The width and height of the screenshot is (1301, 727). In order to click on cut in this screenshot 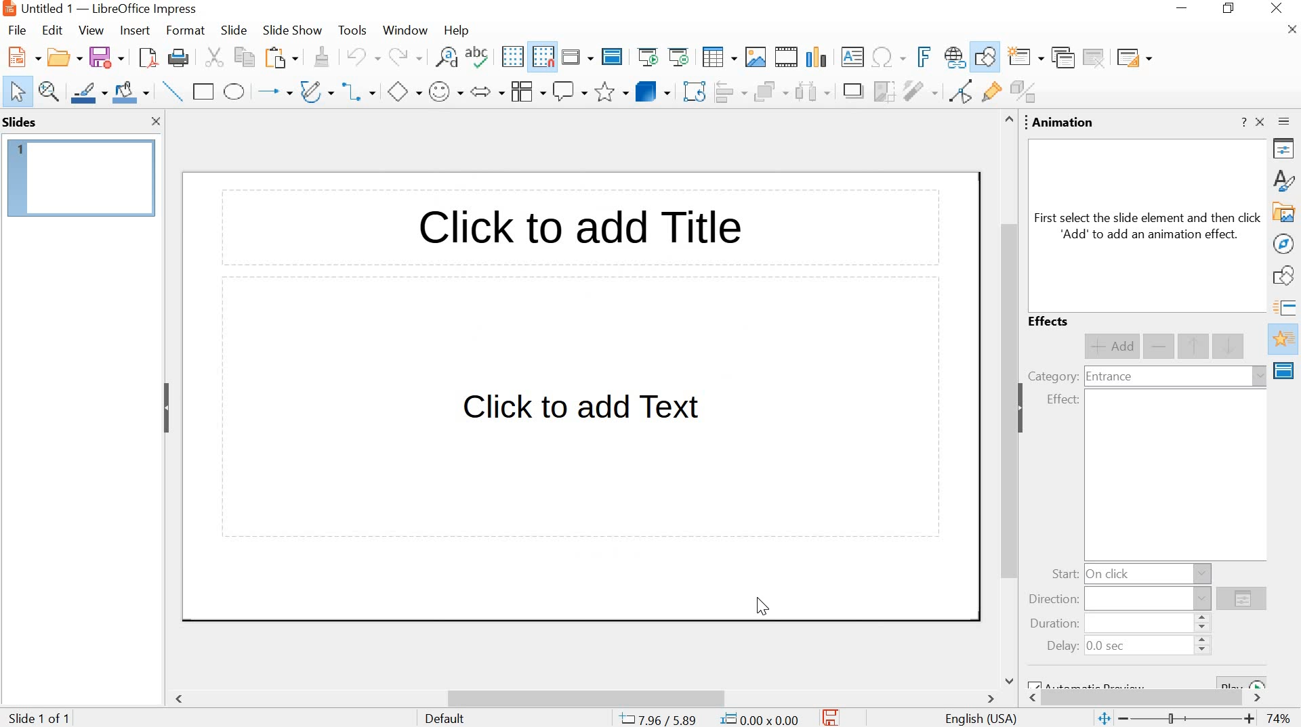, I will do `click(213, 58)`.